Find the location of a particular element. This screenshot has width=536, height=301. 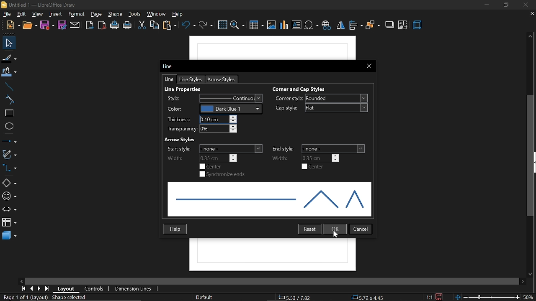

center is located at coordinates (314, 167).